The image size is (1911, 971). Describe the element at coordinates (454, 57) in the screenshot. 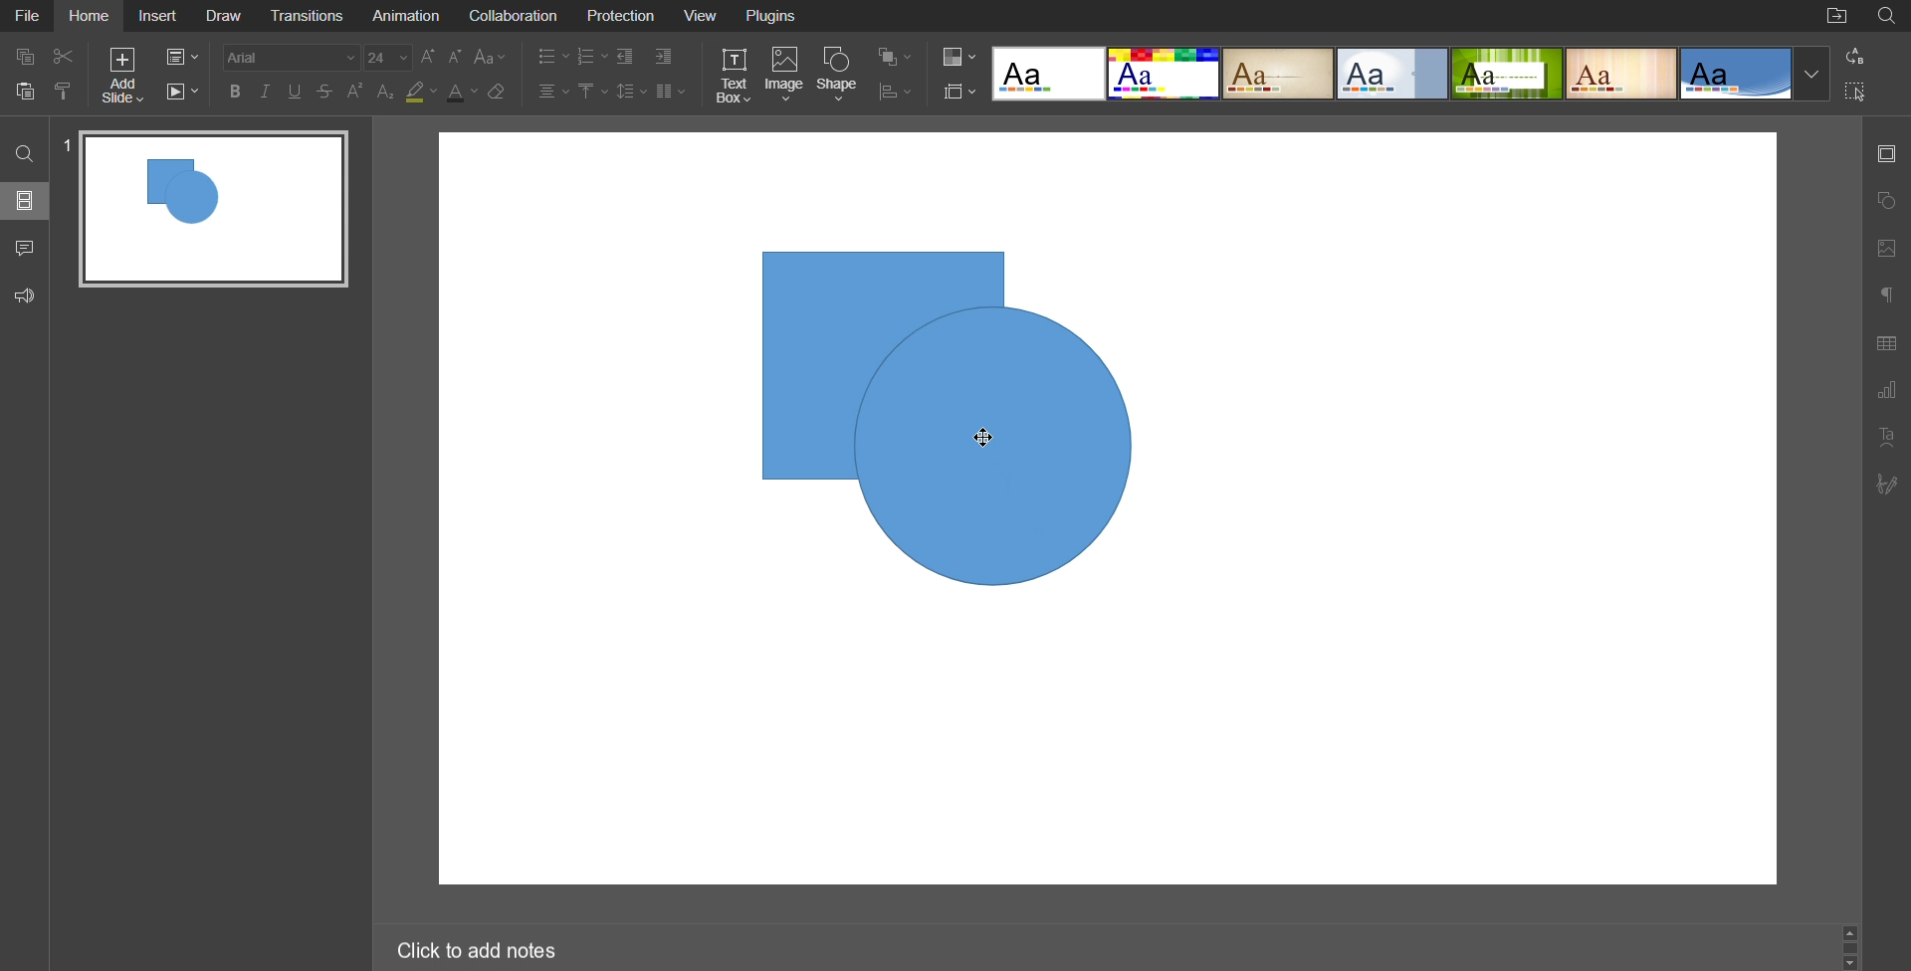

I see `Decrease Font` at that location.